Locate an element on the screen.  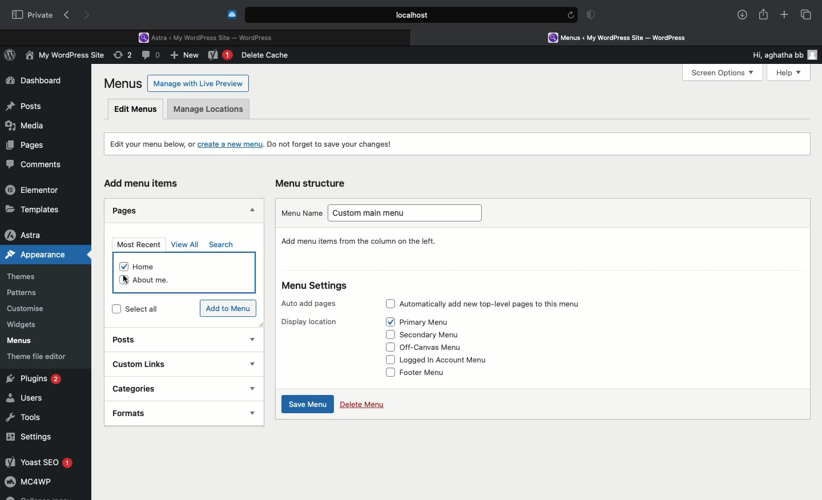
Manage with Live Preview is located at coordinates (199, 83).